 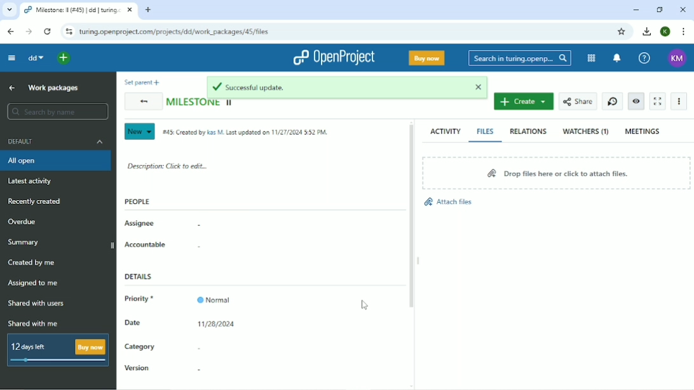 What do you see at coordinates (139, 131) in the screenshot?
I see `New` at bounding box center [139, 131].